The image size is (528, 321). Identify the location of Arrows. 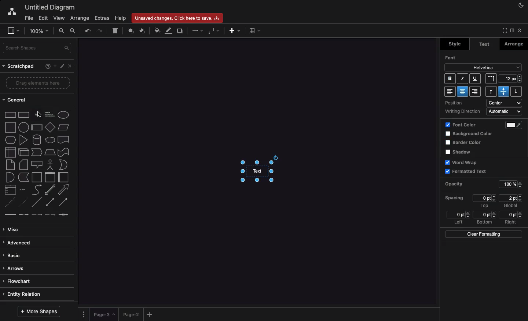
(15, 269).